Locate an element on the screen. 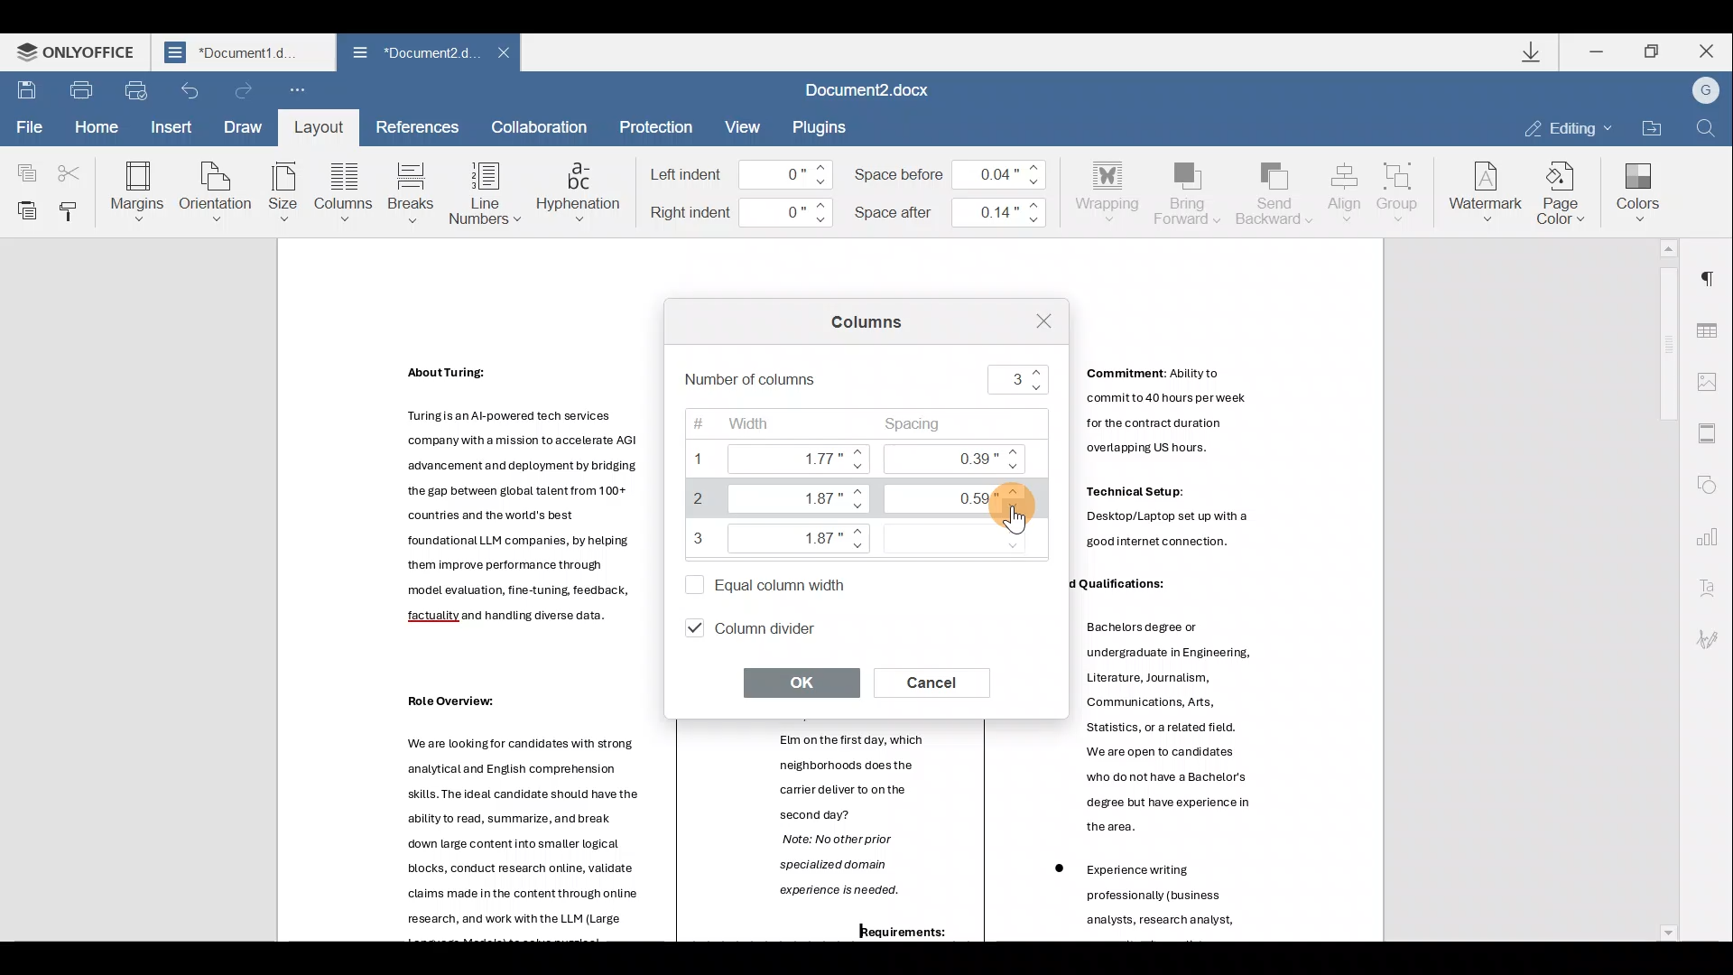 The width and height of the screenshot is (1733, 975). Space after is located at coordinates (953, 209).